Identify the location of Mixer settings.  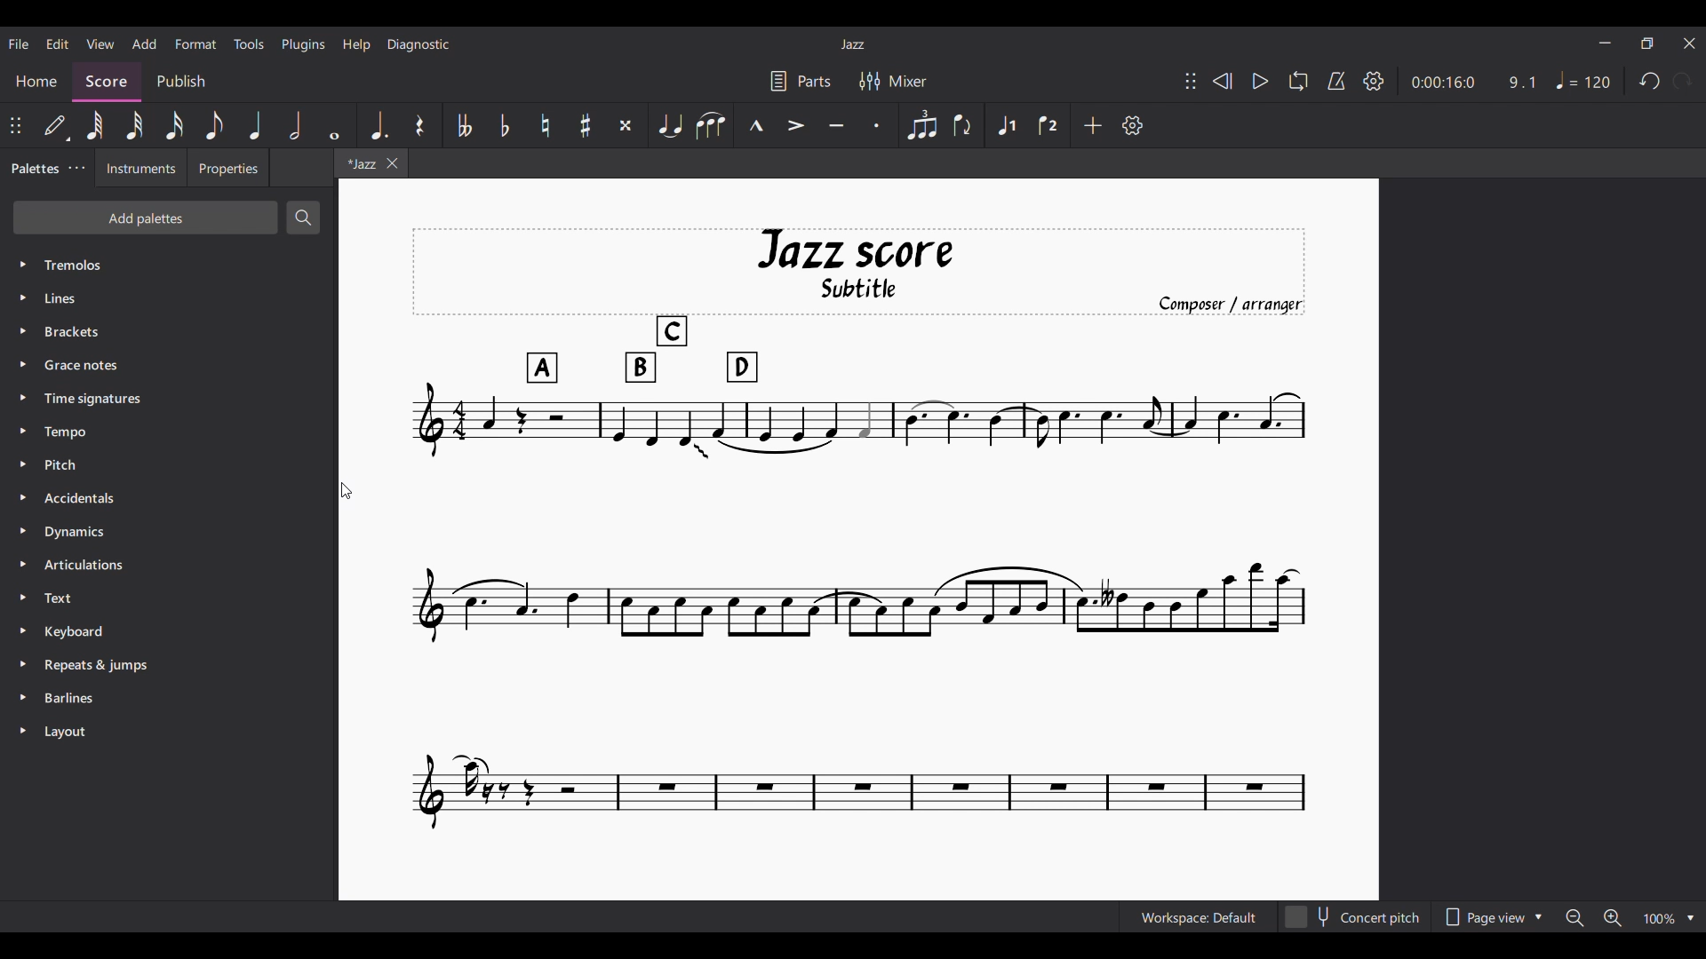
(893, 82).